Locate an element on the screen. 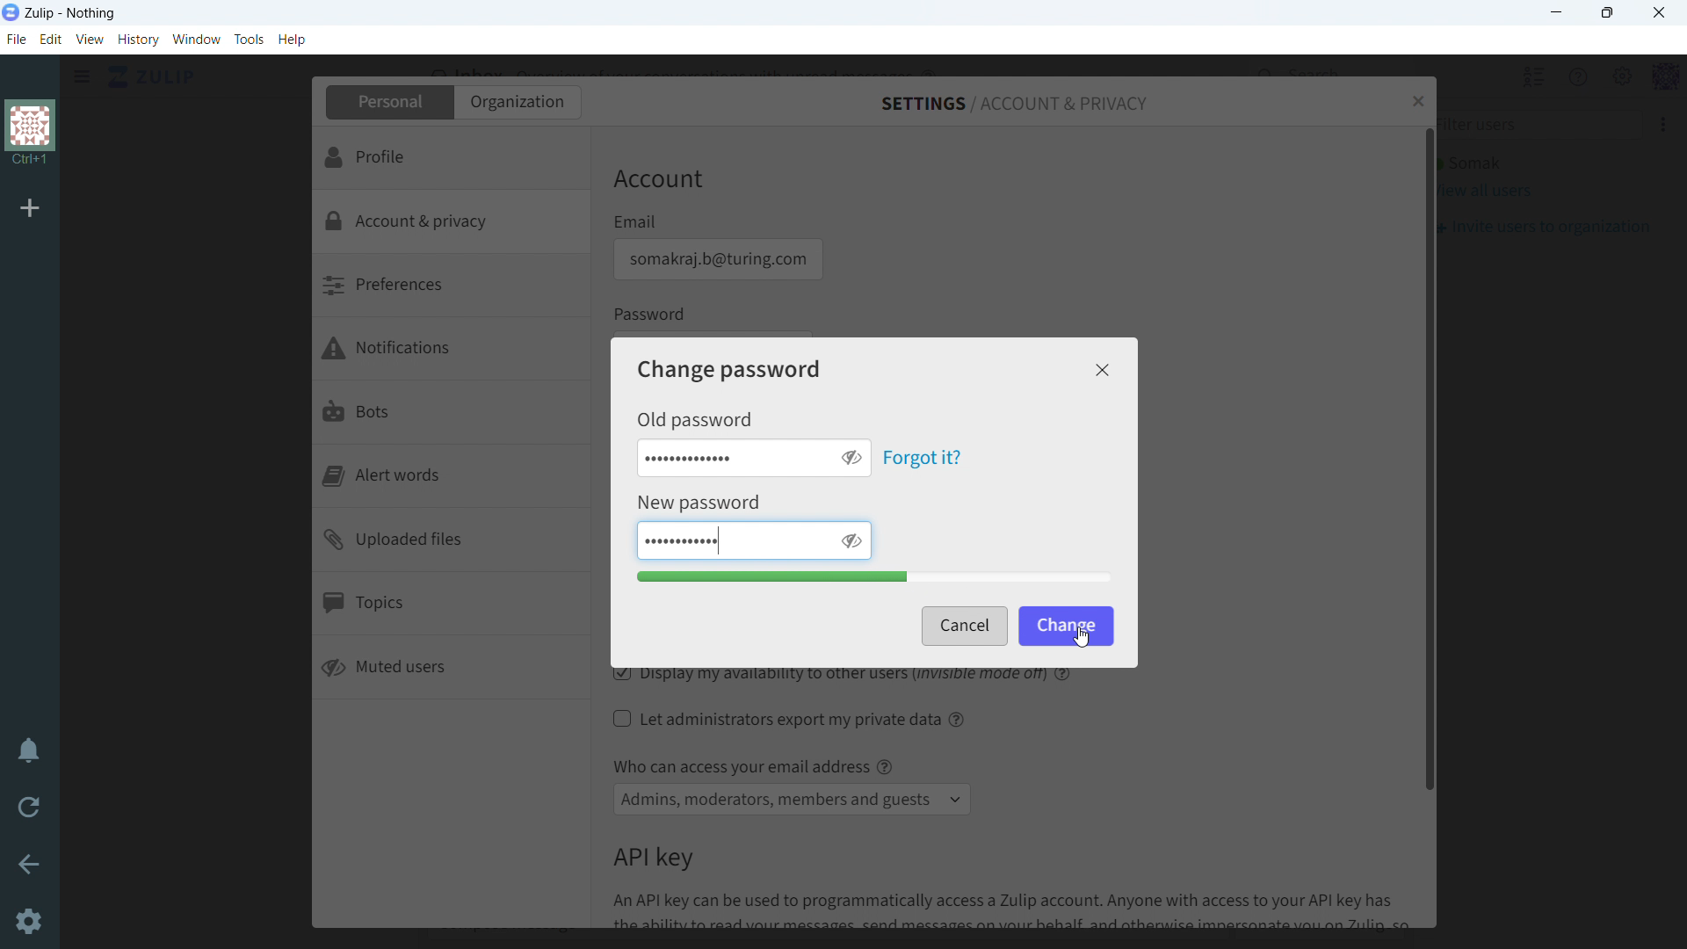 This screenshot has height=949, width=1687. alert words is located at coordinates (453, 476).